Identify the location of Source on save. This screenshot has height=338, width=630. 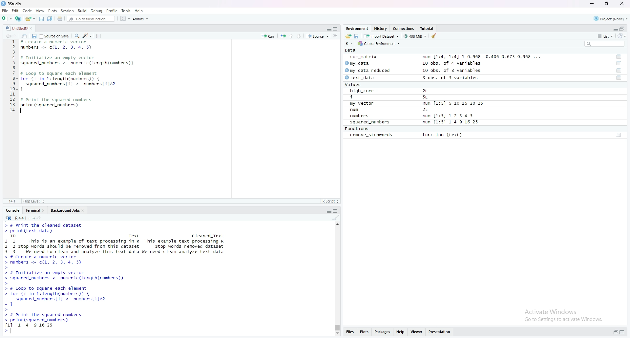
(55, 36).